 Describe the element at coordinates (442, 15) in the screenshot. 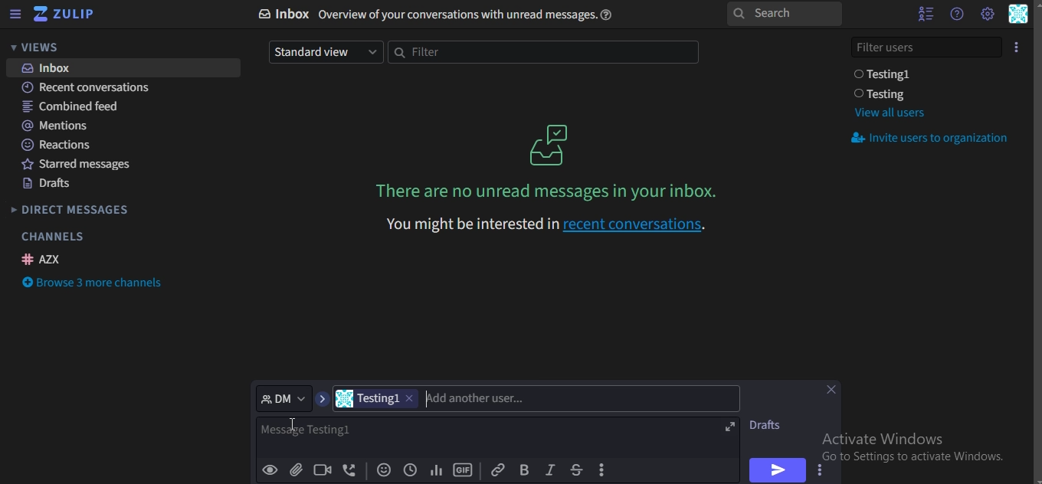

I see `inbox` at that location.